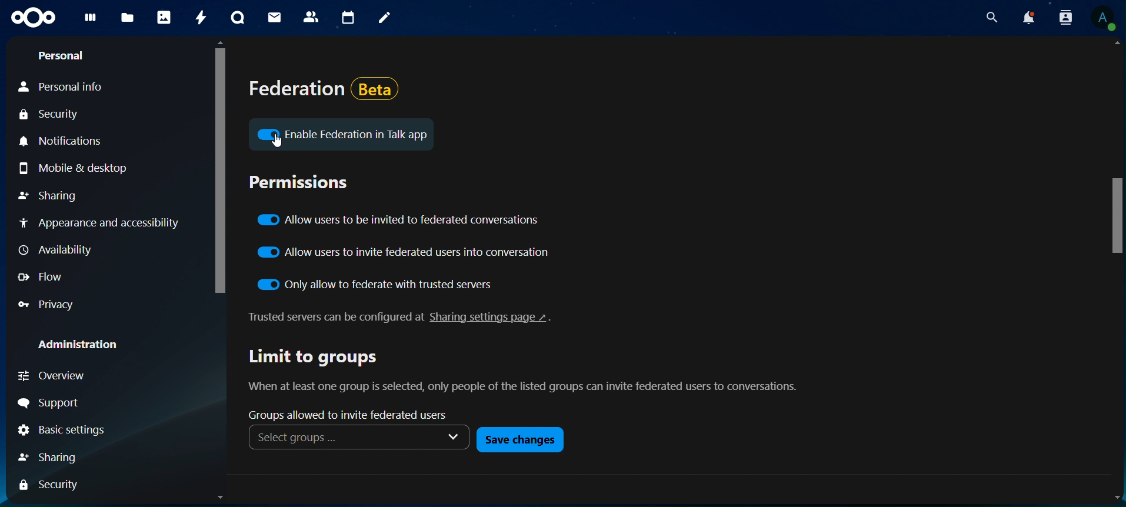  Describe the element at coordinates (311, 16) in the screenshot. I see `contacts` at that location.